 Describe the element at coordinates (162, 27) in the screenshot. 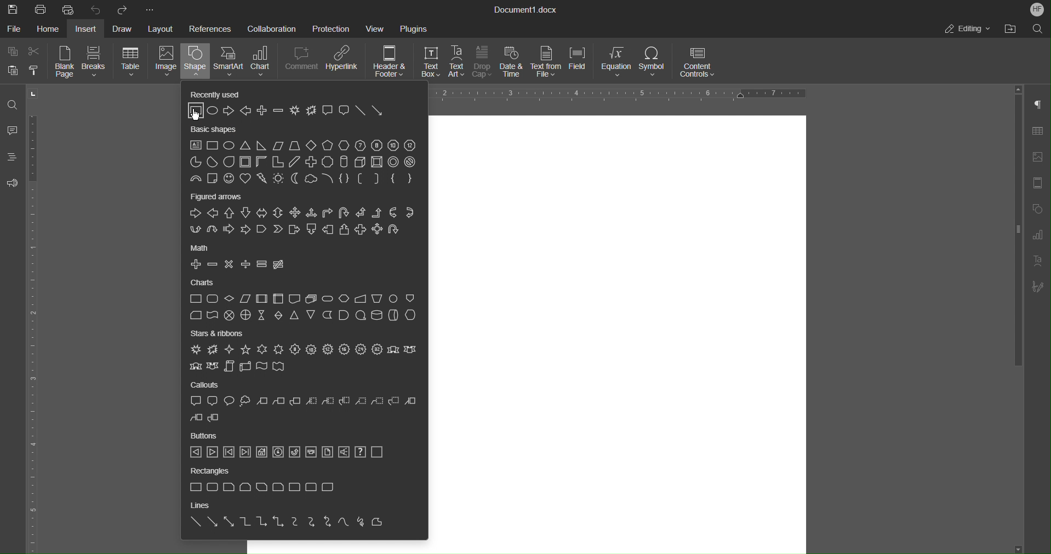

I see `Layout` at that location.